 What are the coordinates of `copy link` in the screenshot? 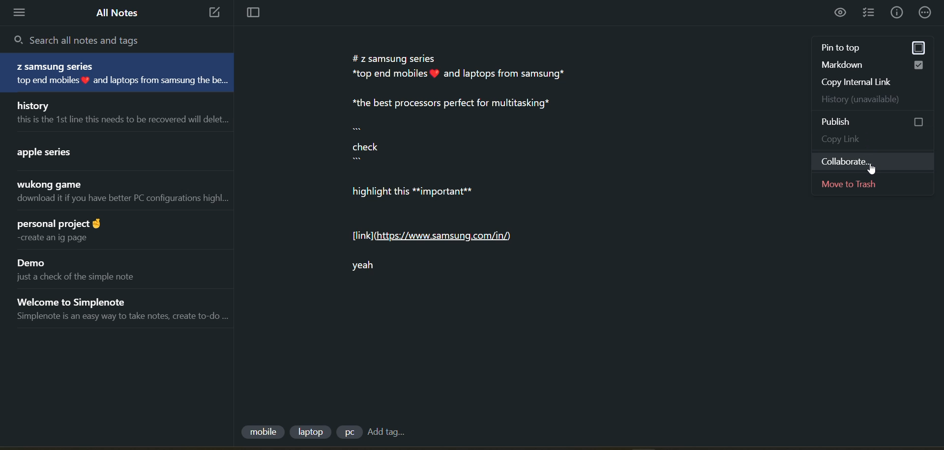 It's located at (880, 142).